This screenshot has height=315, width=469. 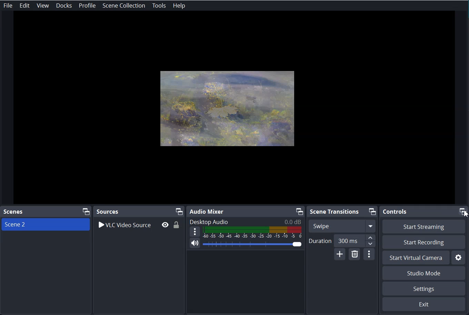 What do you see at coordinates (424, 273) in the screenshot?
I see `Studio Mode` at bounding box center [424, 273].